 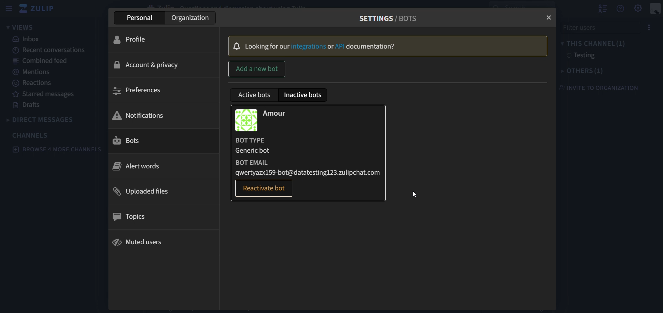 I want to click on topics, so click(x=135, y=218).